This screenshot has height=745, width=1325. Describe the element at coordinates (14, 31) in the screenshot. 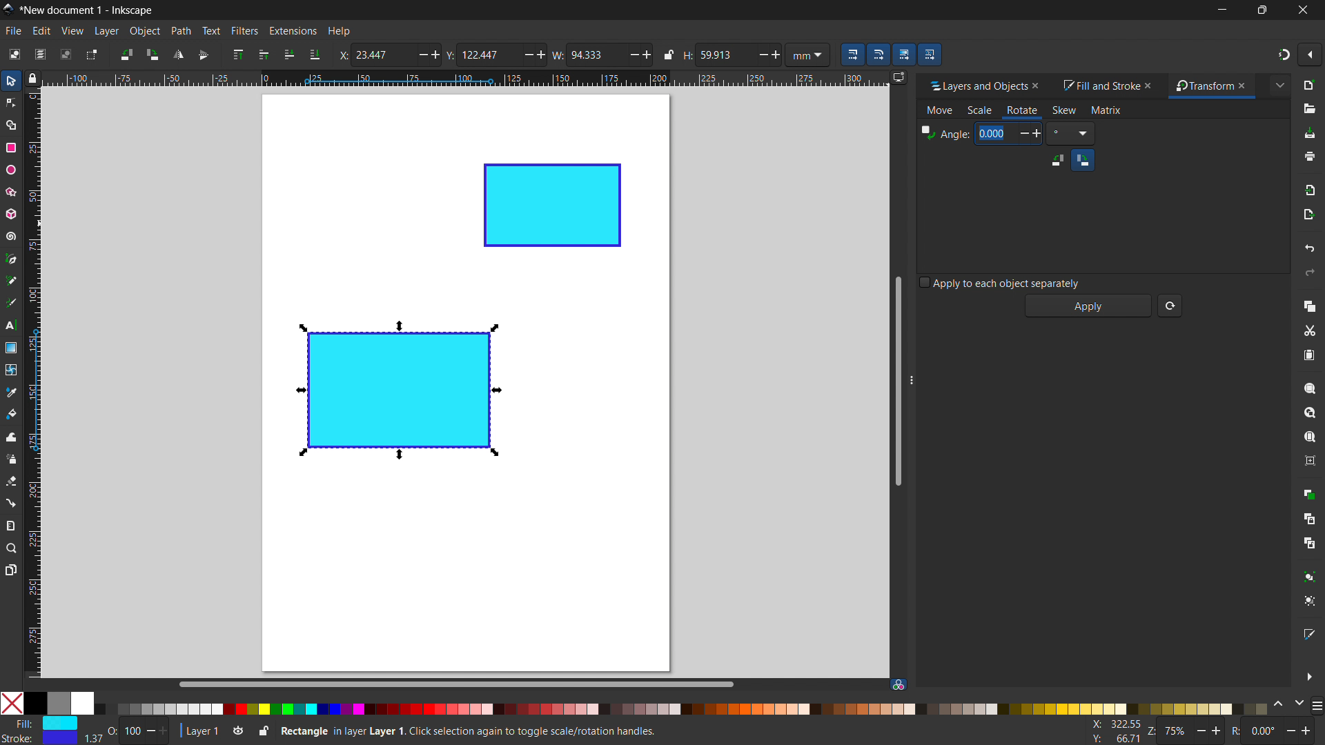

I see `file` at that location.